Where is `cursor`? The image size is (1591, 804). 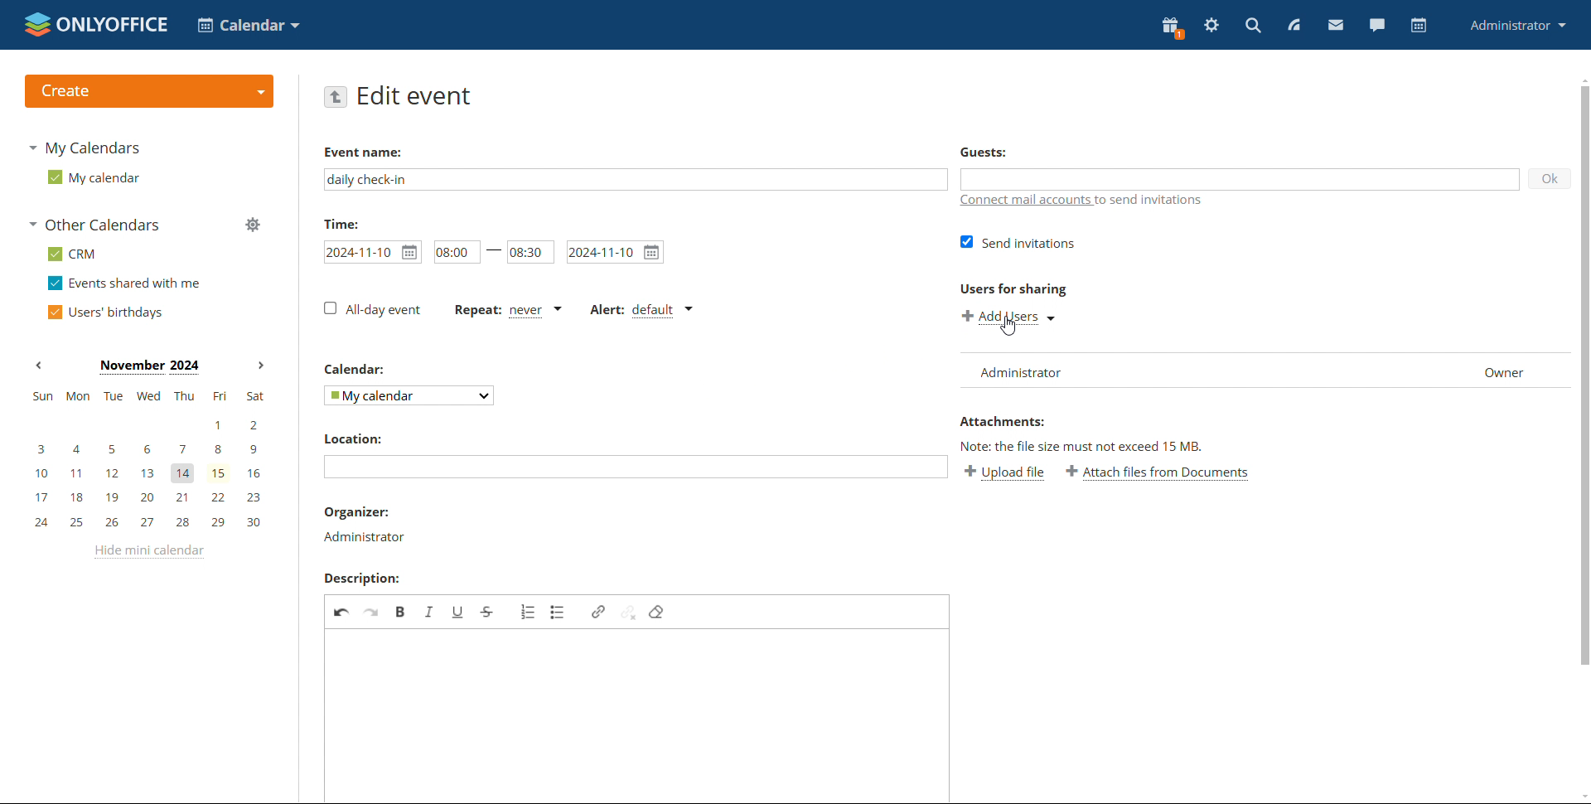 cursor is located at coordinates (1008, 326).